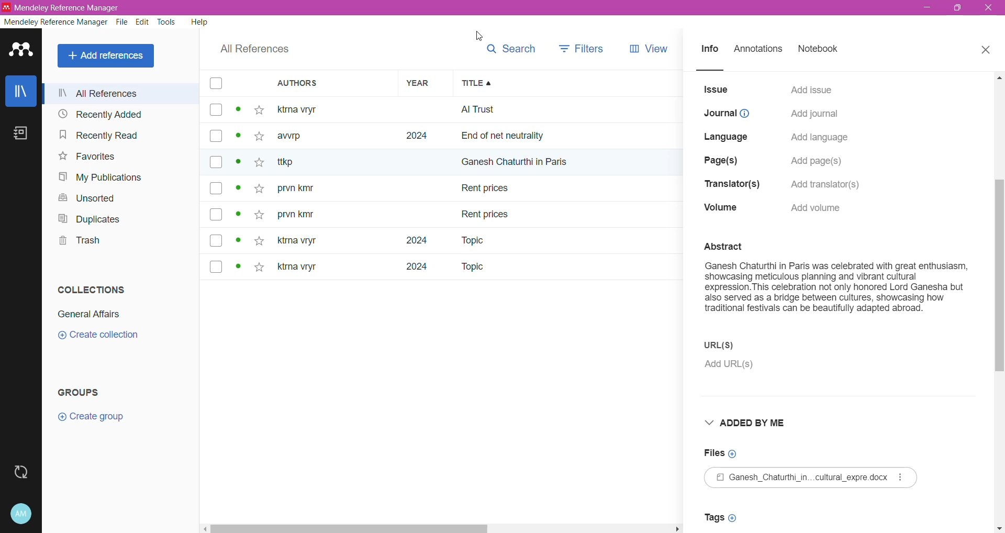 The height and width of the screenshot is (533, 1005). Describe the element at coordinates (720, 209) in the screenshot. I see `Volume` at that location.